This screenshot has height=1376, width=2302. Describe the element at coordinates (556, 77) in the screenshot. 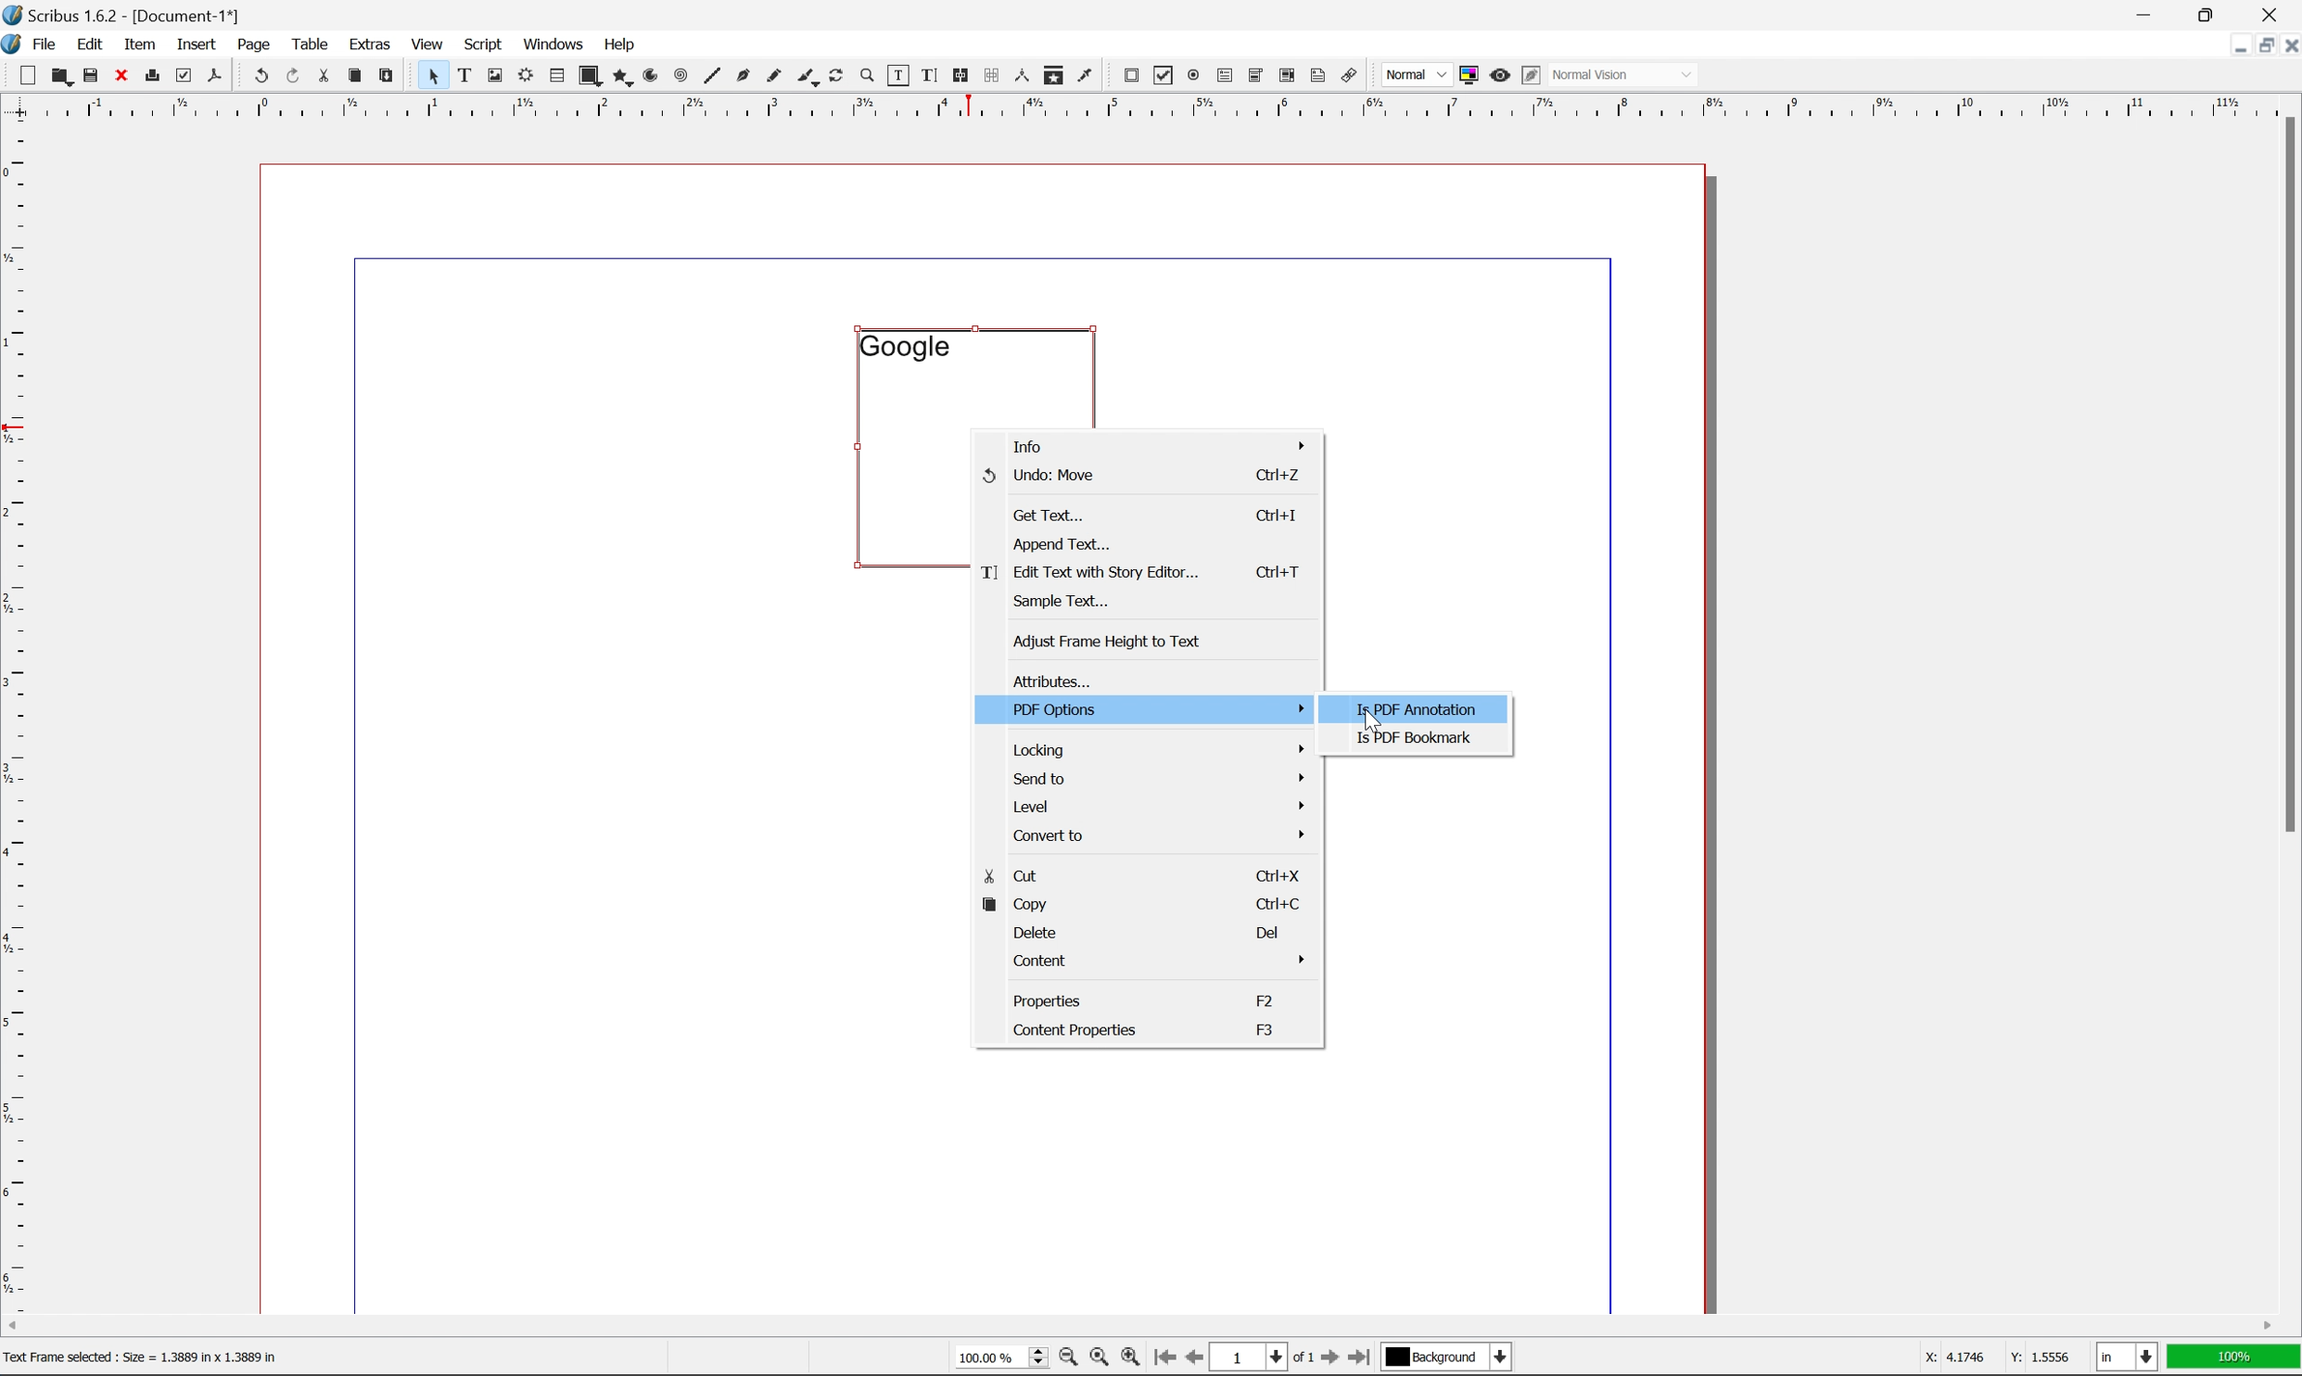

I see `table` at that location.